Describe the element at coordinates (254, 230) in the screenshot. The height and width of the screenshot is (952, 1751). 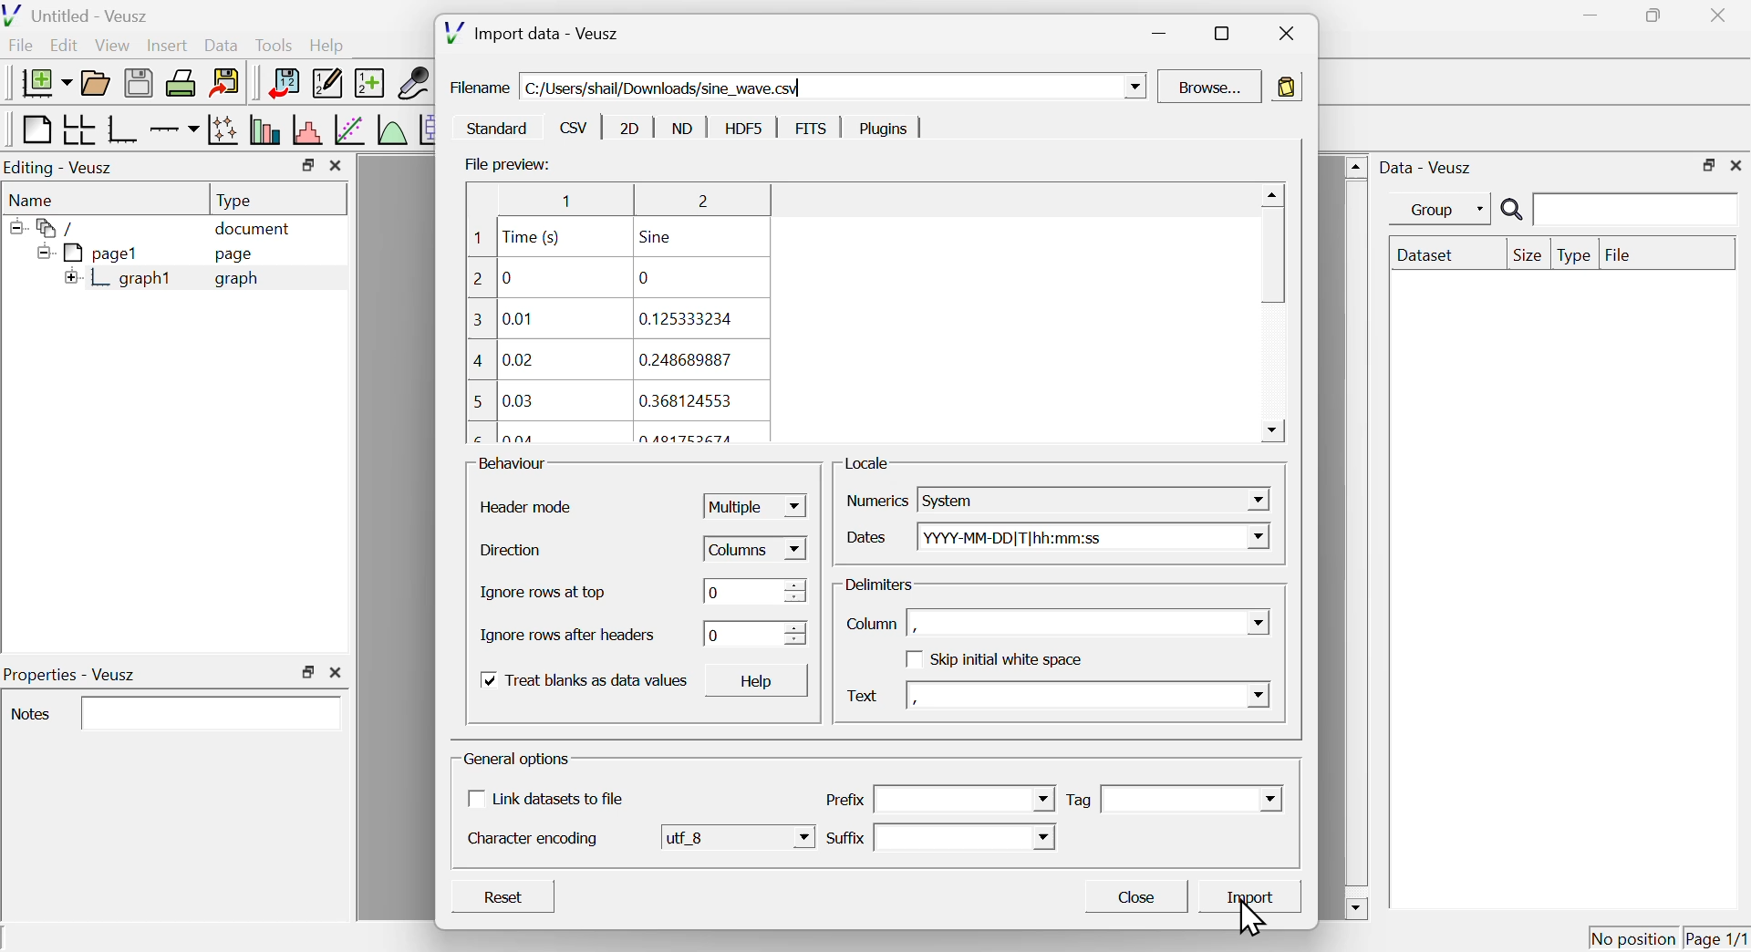
I see `document` at that location.